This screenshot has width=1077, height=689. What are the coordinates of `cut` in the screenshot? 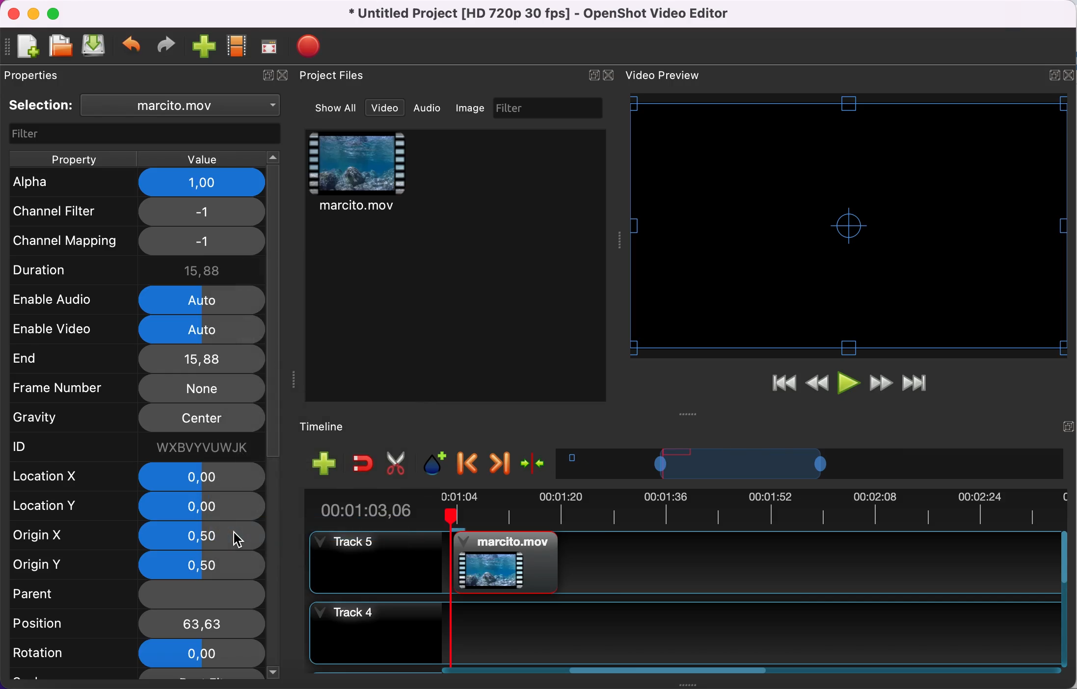 It's located at (397, 464).